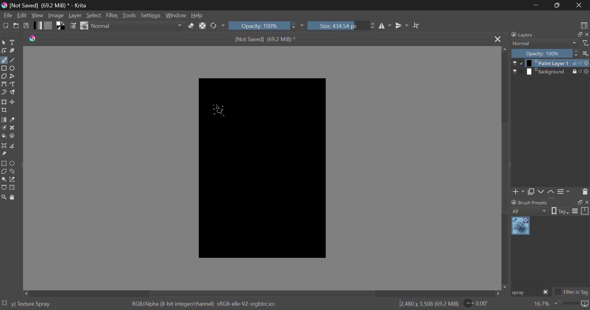  Describe the element at coordinates (14, 198) in the screenshot. I see `Pan` at that location.